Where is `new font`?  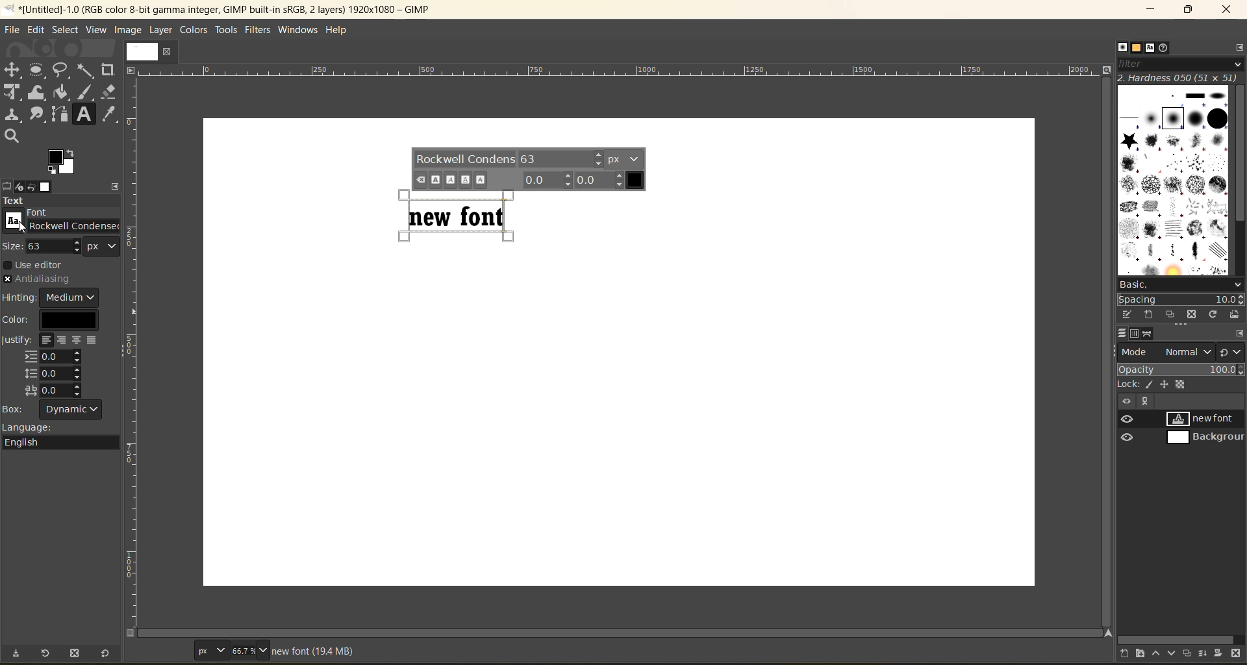 new font is located at coordinates (1207, 420).